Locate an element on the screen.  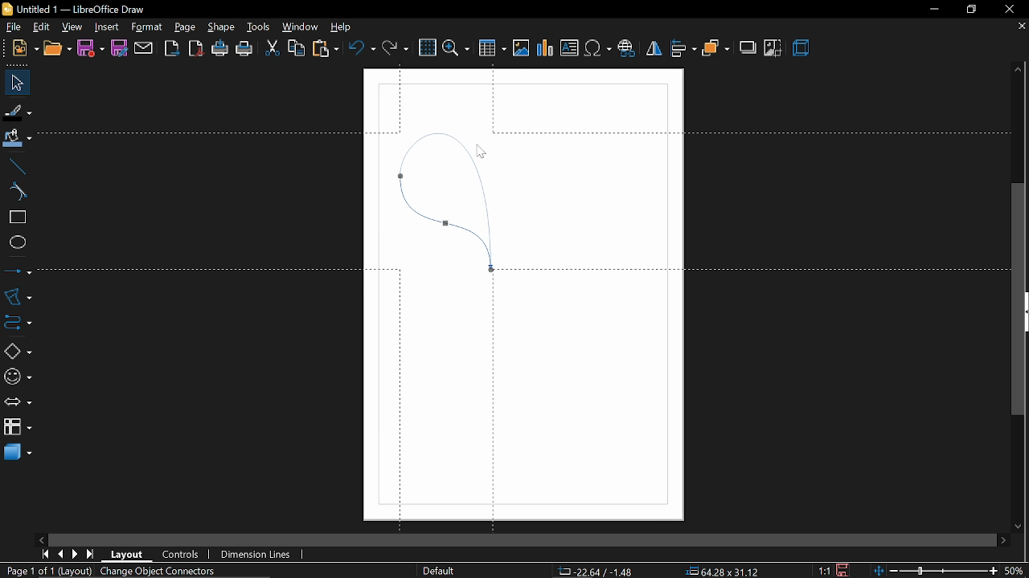
flip is located at coordinates (653, 49).